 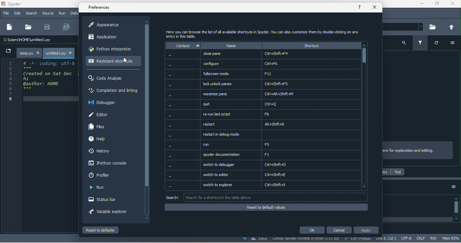 What do you see at coordinates (434, 27) in the screenshot?
I see `browse` at bounding box center [434, 27].